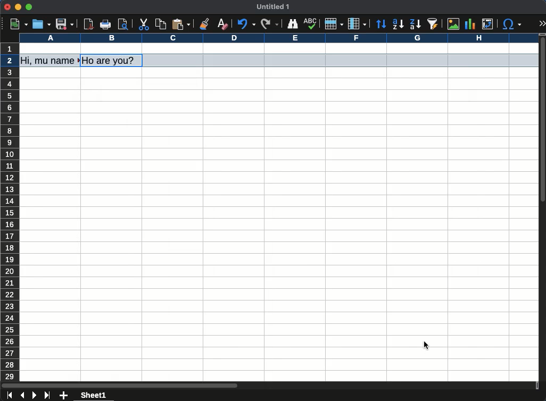 The width and height of the screenshot is (546, 401). Describe the element at coordinates (94, 396) in the screenshot. I see `sheet 1` at that location.